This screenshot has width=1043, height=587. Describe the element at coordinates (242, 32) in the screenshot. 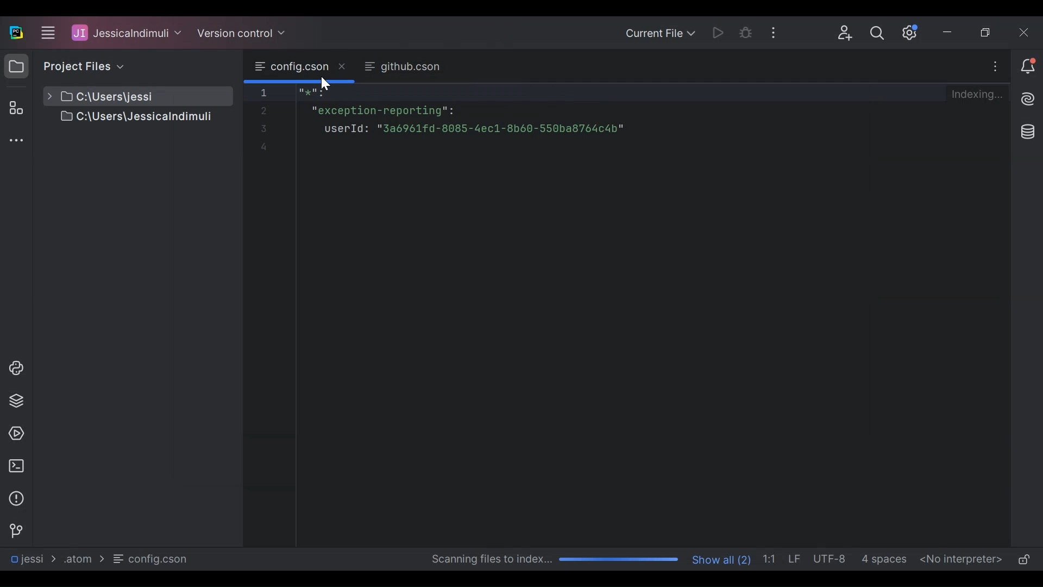

I see `Version Control` at that location.